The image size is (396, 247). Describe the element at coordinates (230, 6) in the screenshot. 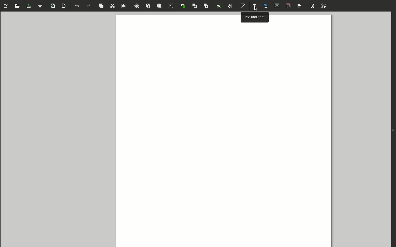

I see `Ungroup` at that location.